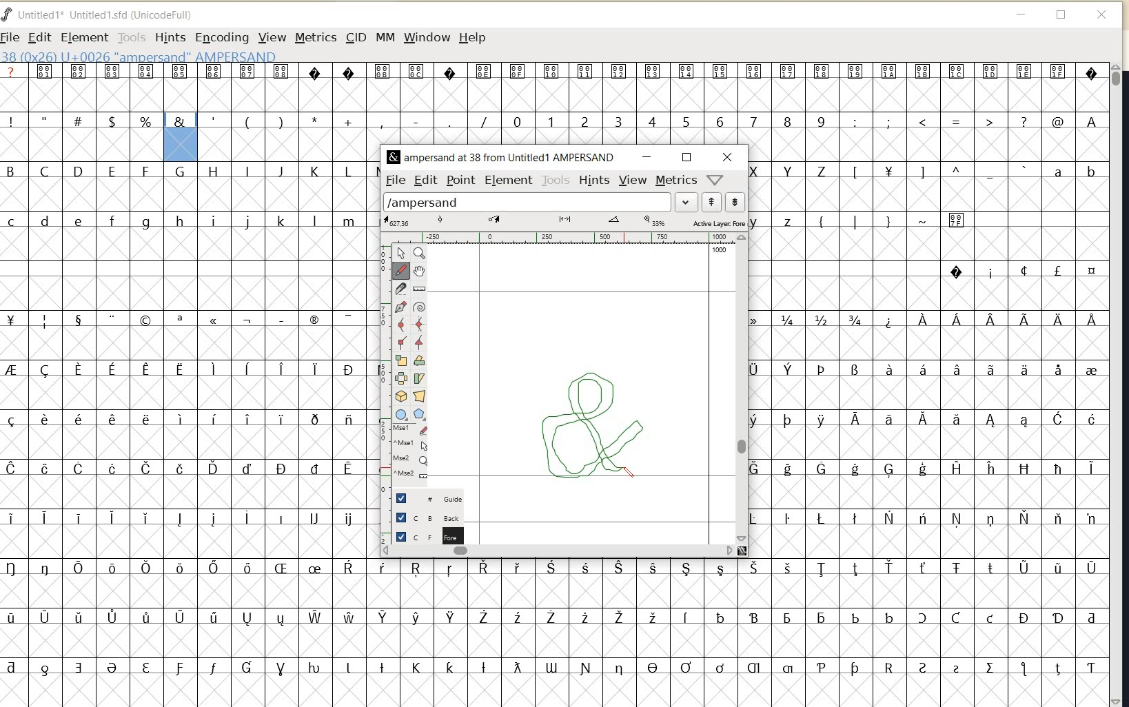  Describe the element at coordinates (564, 221) in the screenshot. I see `ACTIVE LAYER` at that location.